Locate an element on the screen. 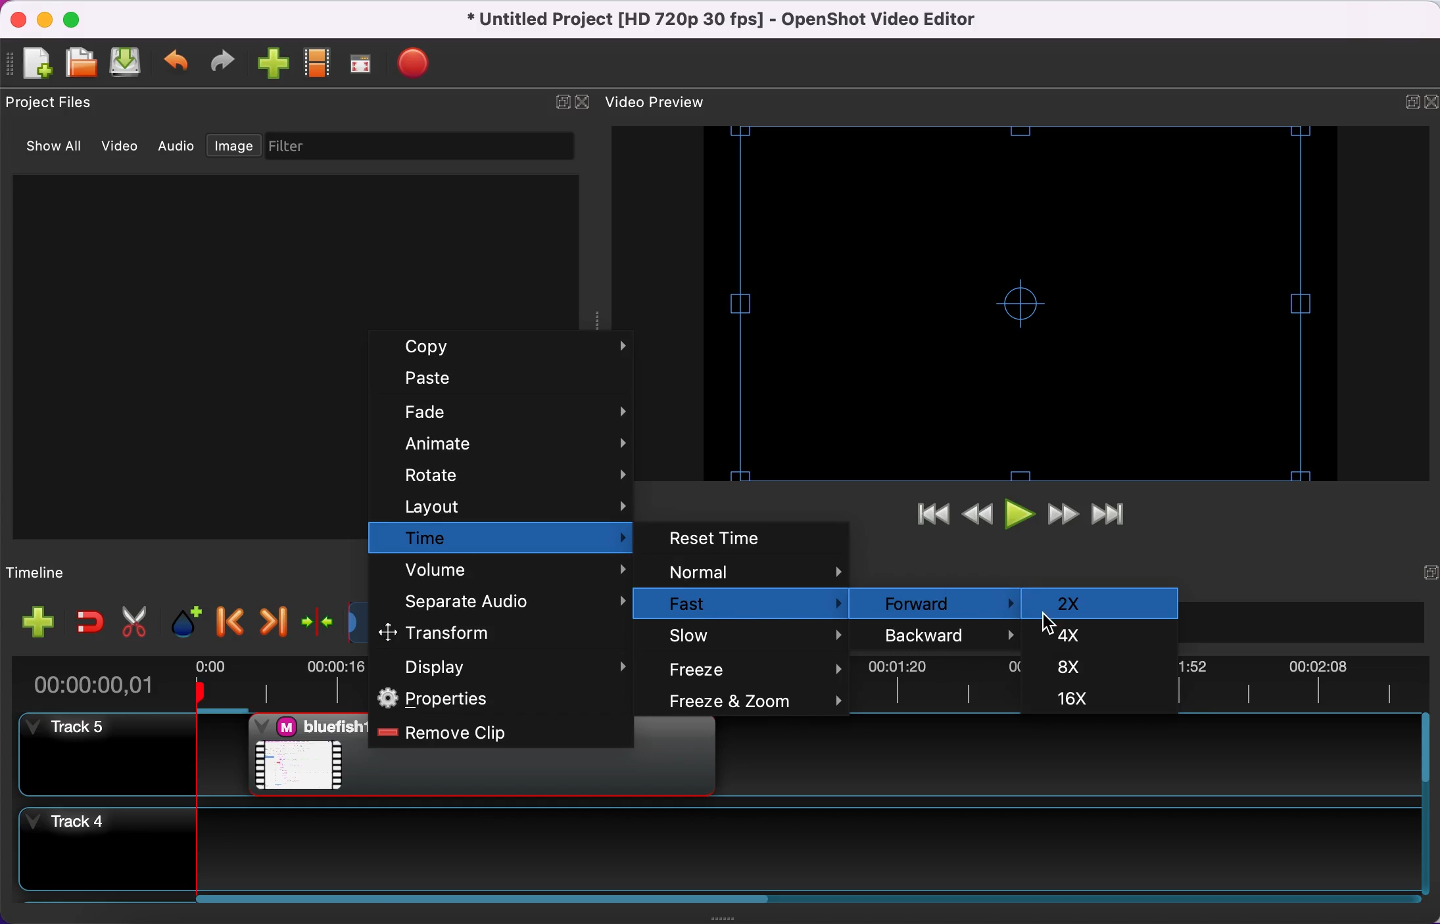 Image resolution: width=1440 pixels, height=924 pixels. fast is located at coordinates (751, 605).